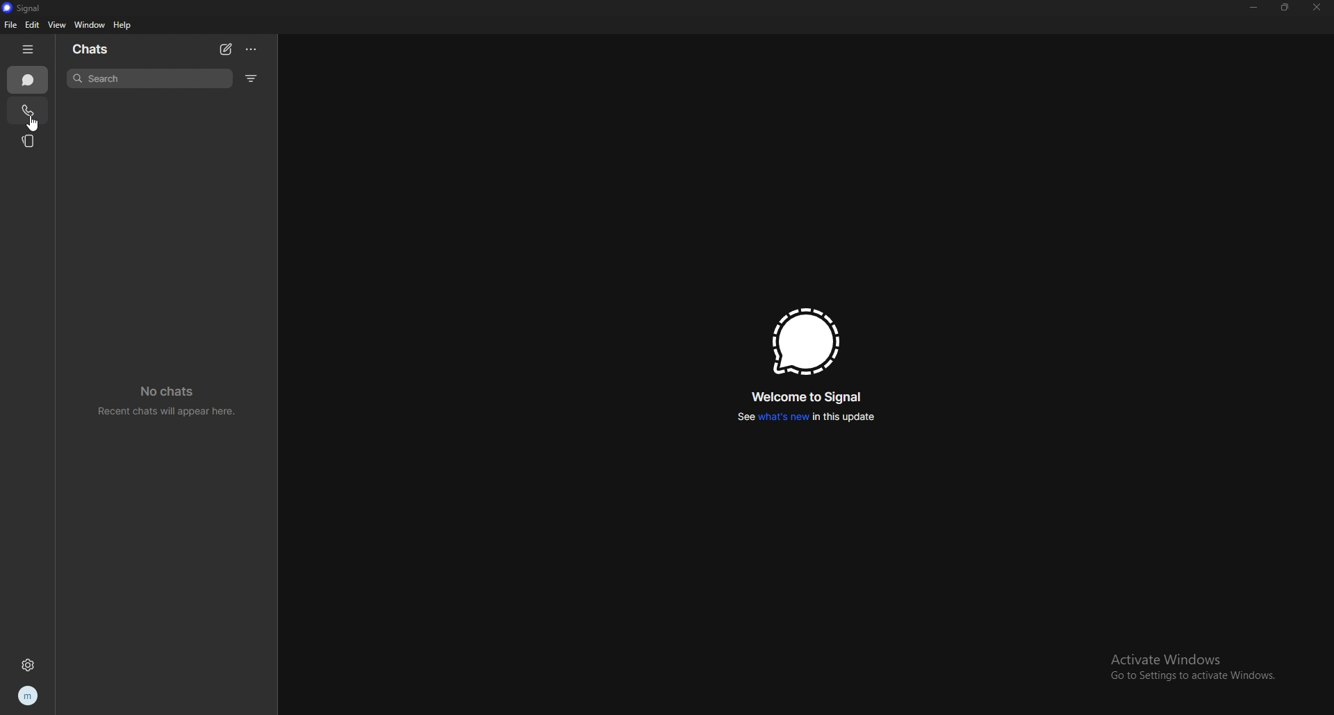  What do you see at coordinates (26, 111) in the screenshot?
I see `calls` at bounding box center [26, 111].